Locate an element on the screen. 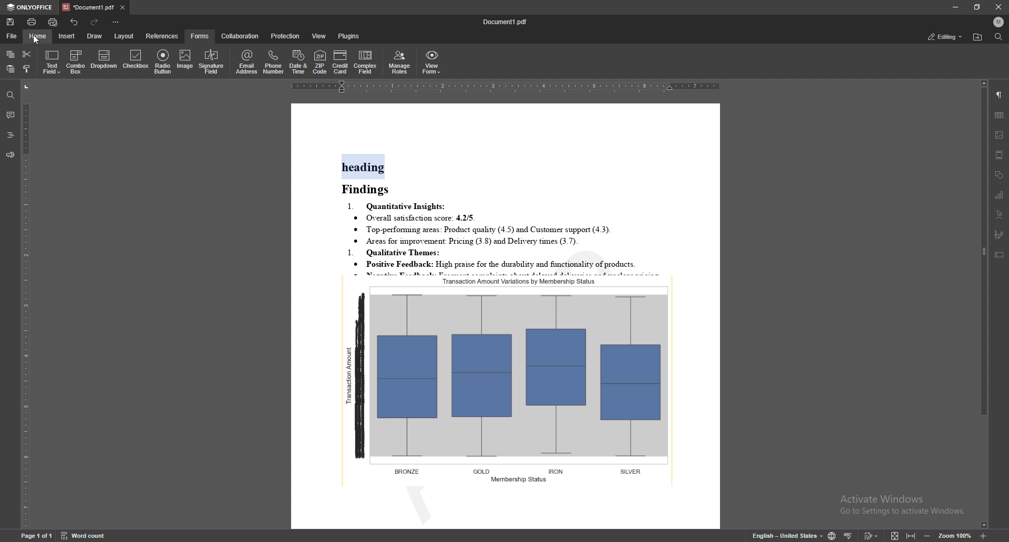 The height and width of the screenshot is (542, 1009). file is located at coordinates (12, 36).